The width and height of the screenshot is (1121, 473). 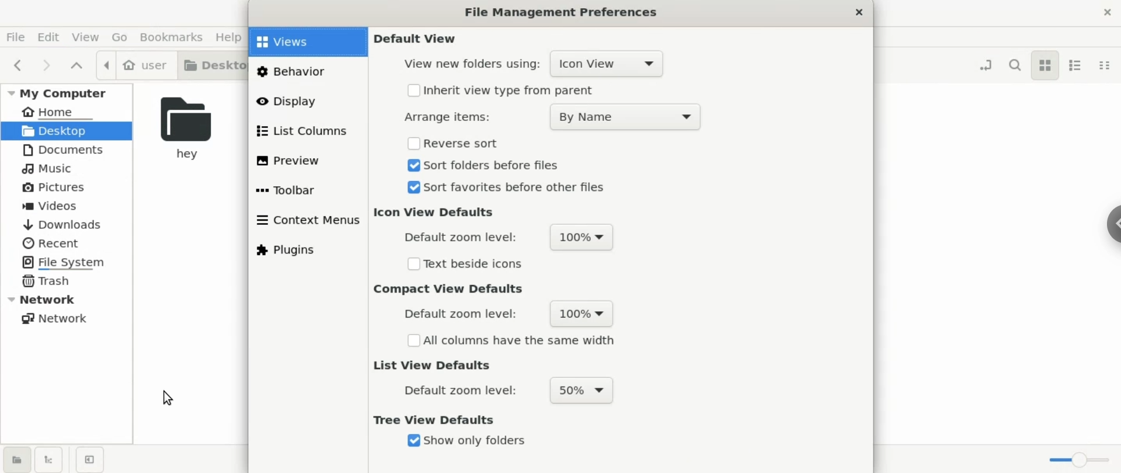 What do you see at coordinates (1105, 66) in the screenshot?
I see `compact view` at bounding box center [1105, 66].